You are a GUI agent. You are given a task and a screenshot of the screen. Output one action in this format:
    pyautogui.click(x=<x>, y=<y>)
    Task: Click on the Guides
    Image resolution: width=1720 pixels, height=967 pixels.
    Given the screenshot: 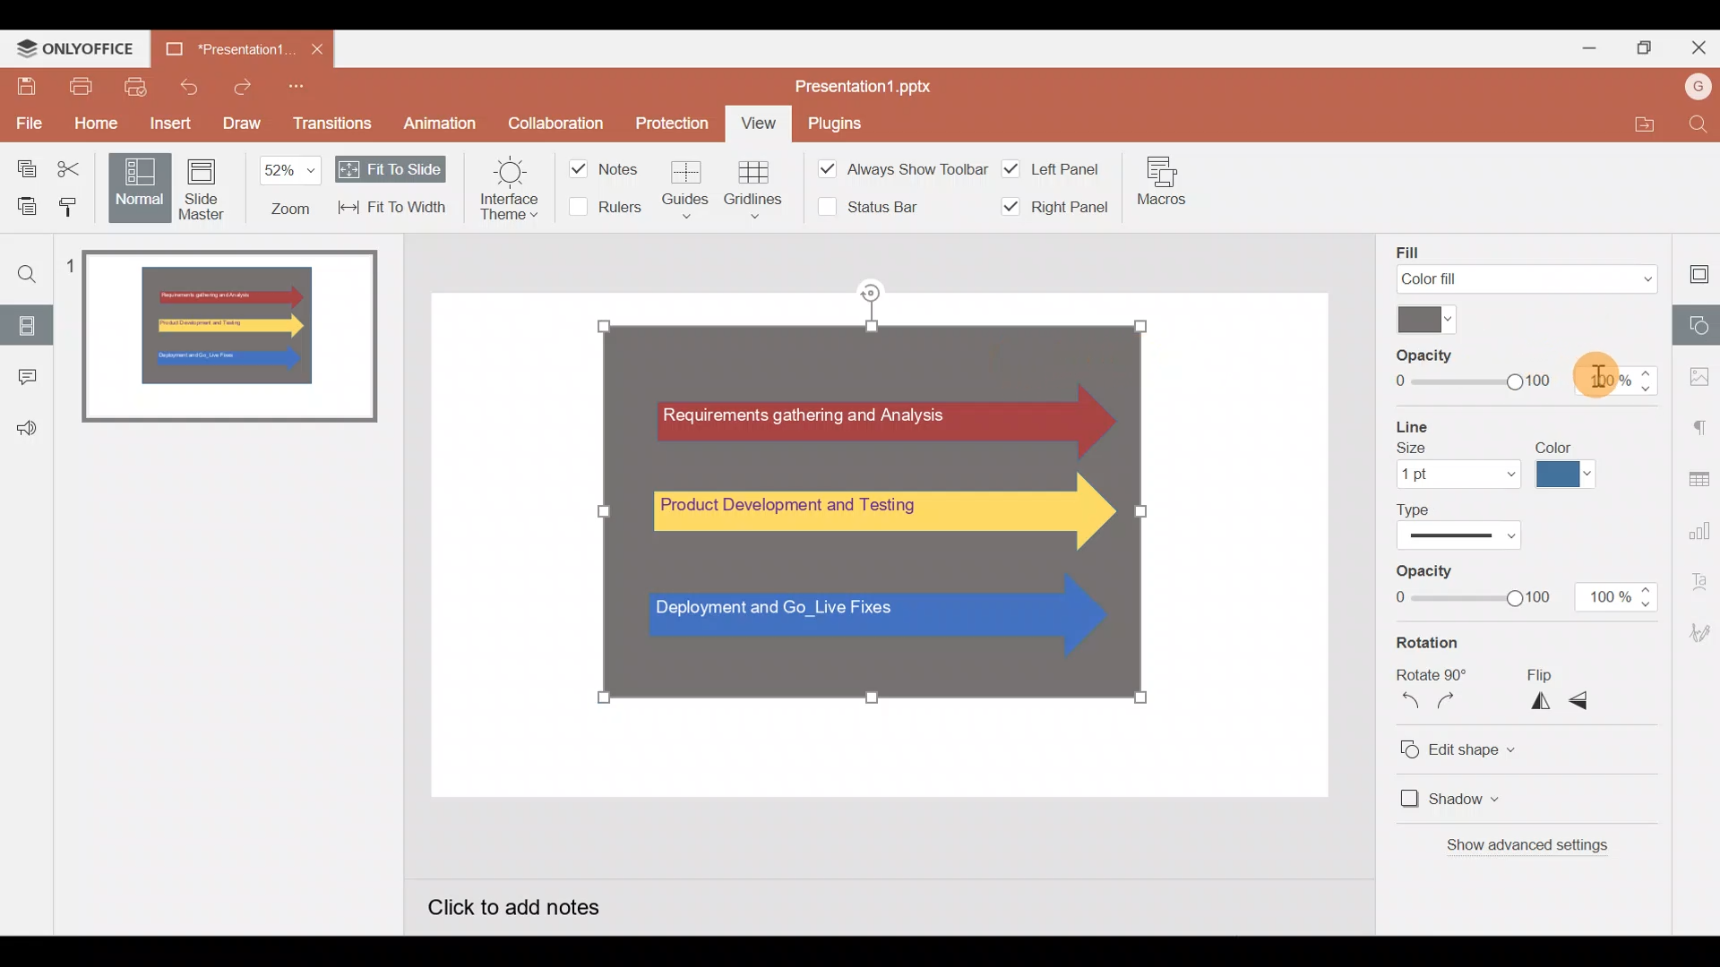 What is the action you would take?
    pyautogui.click(x=693, y=185)
    